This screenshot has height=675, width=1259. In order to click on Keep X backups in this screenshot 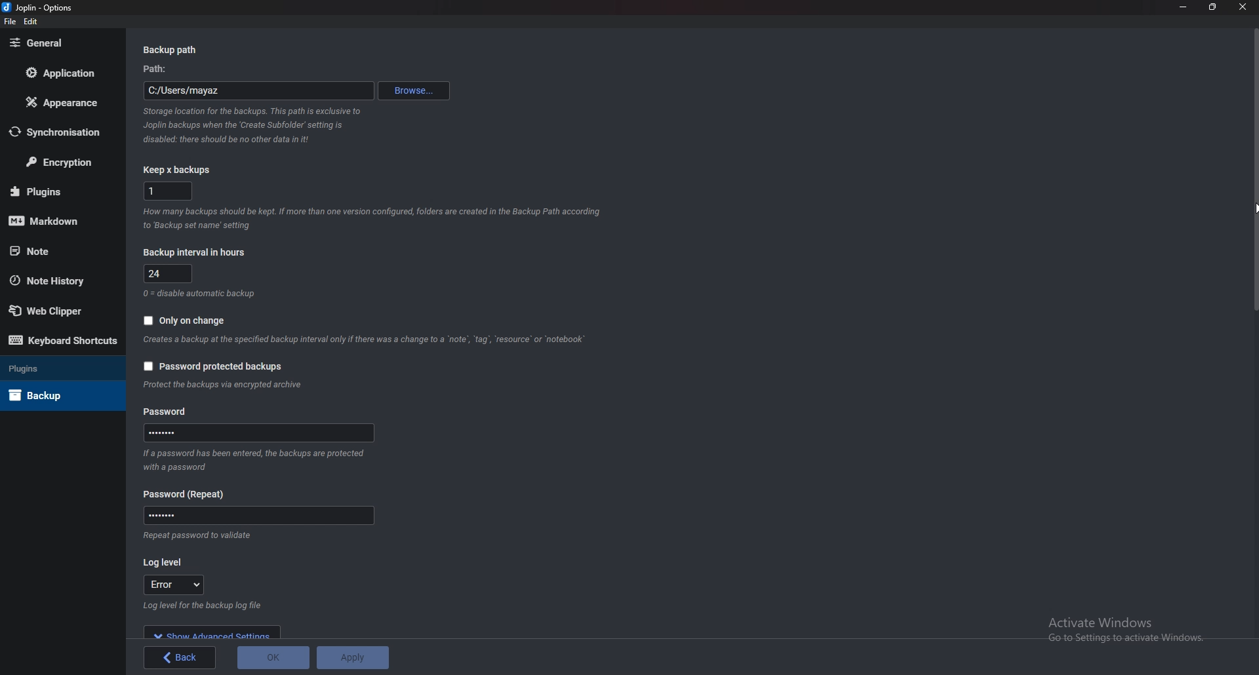, I will do `click(179, 170)`.